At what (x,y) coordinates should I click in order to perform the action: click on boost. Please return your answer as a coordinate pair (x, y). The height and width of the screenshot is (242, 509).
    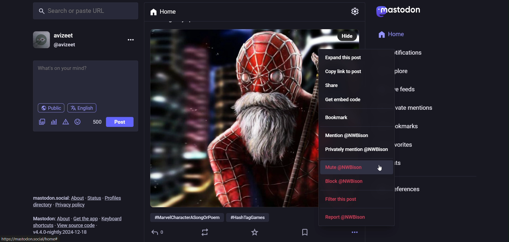
    Looking at the image, I should click on (205, 232).